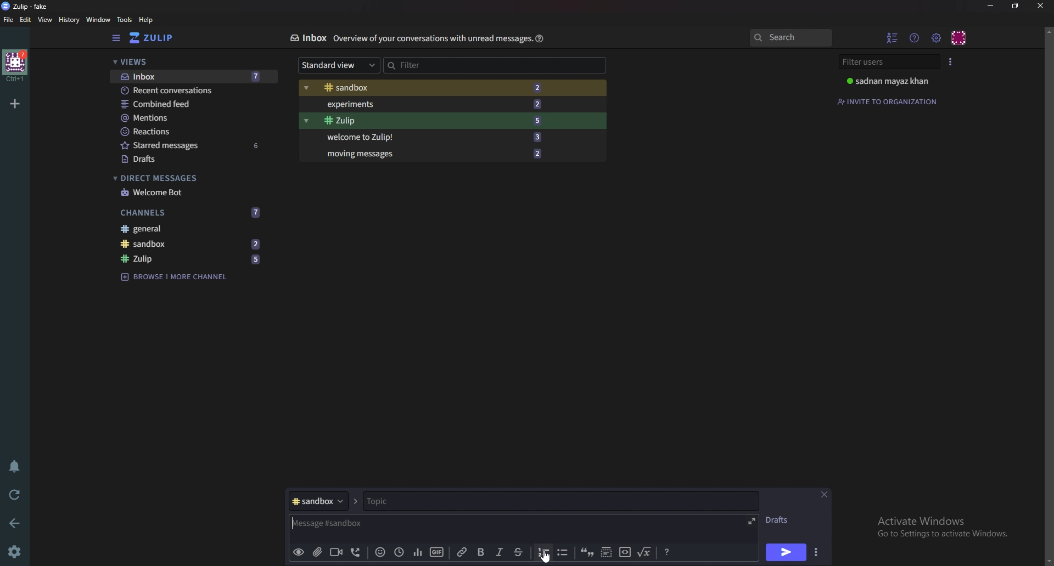 This screenshot has height=566, width=1054. What do you see at coordinates (146, 20) in the screenshot?
I see `help` at bounding box center [146, 20].